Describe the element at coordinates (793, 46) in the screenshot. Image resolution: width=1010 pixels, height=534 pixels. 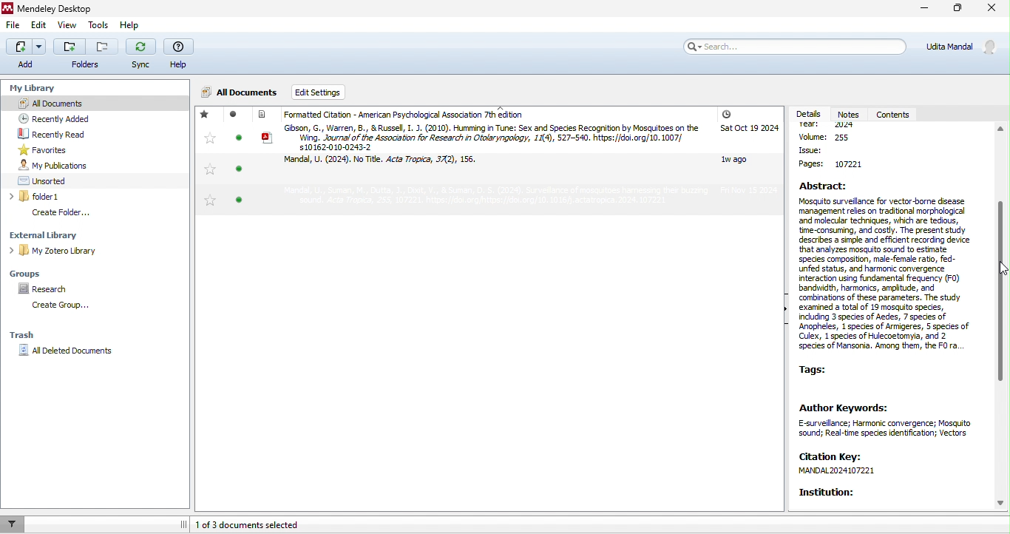
I see `search bar` at that location.